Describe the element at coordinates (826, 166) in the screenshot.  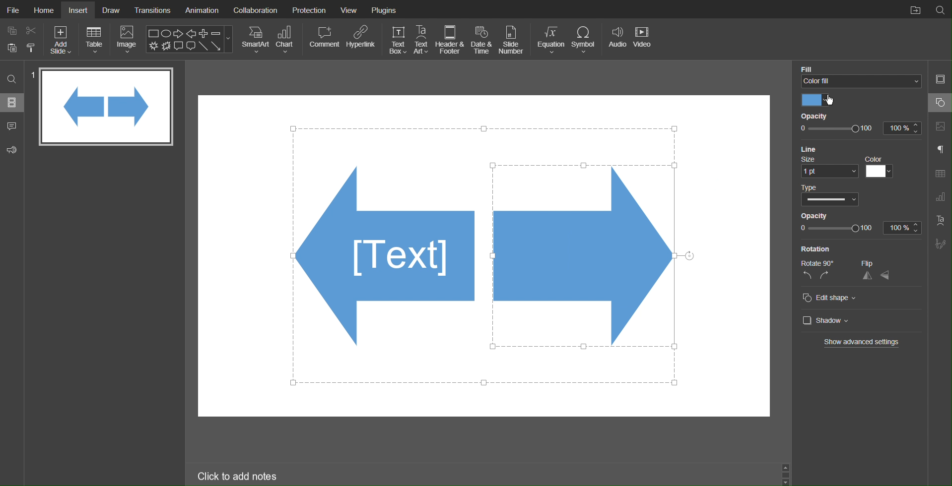
I see `size` at that location.